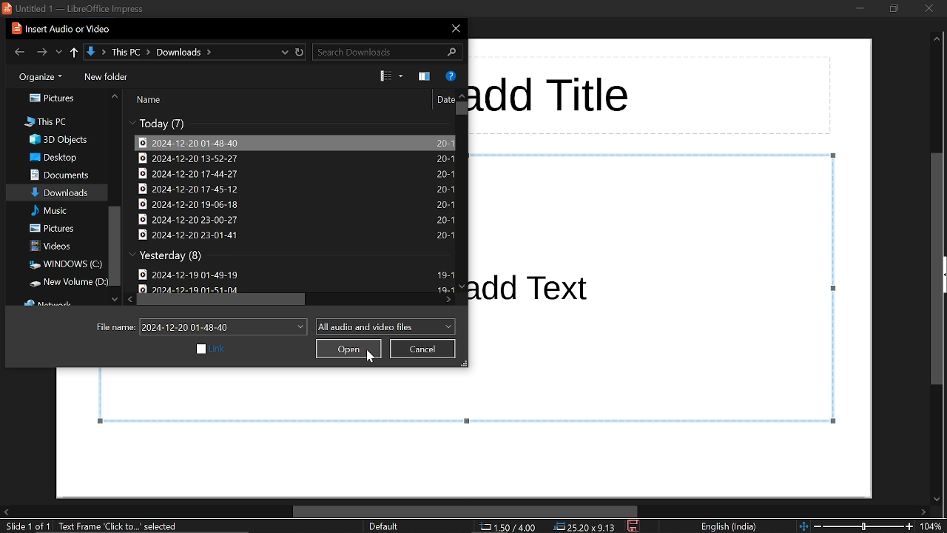  Describe the element at coordinates (295, 220) in the screenshot. I see `file titled "2024-12-20 23-00-27"` at that location.